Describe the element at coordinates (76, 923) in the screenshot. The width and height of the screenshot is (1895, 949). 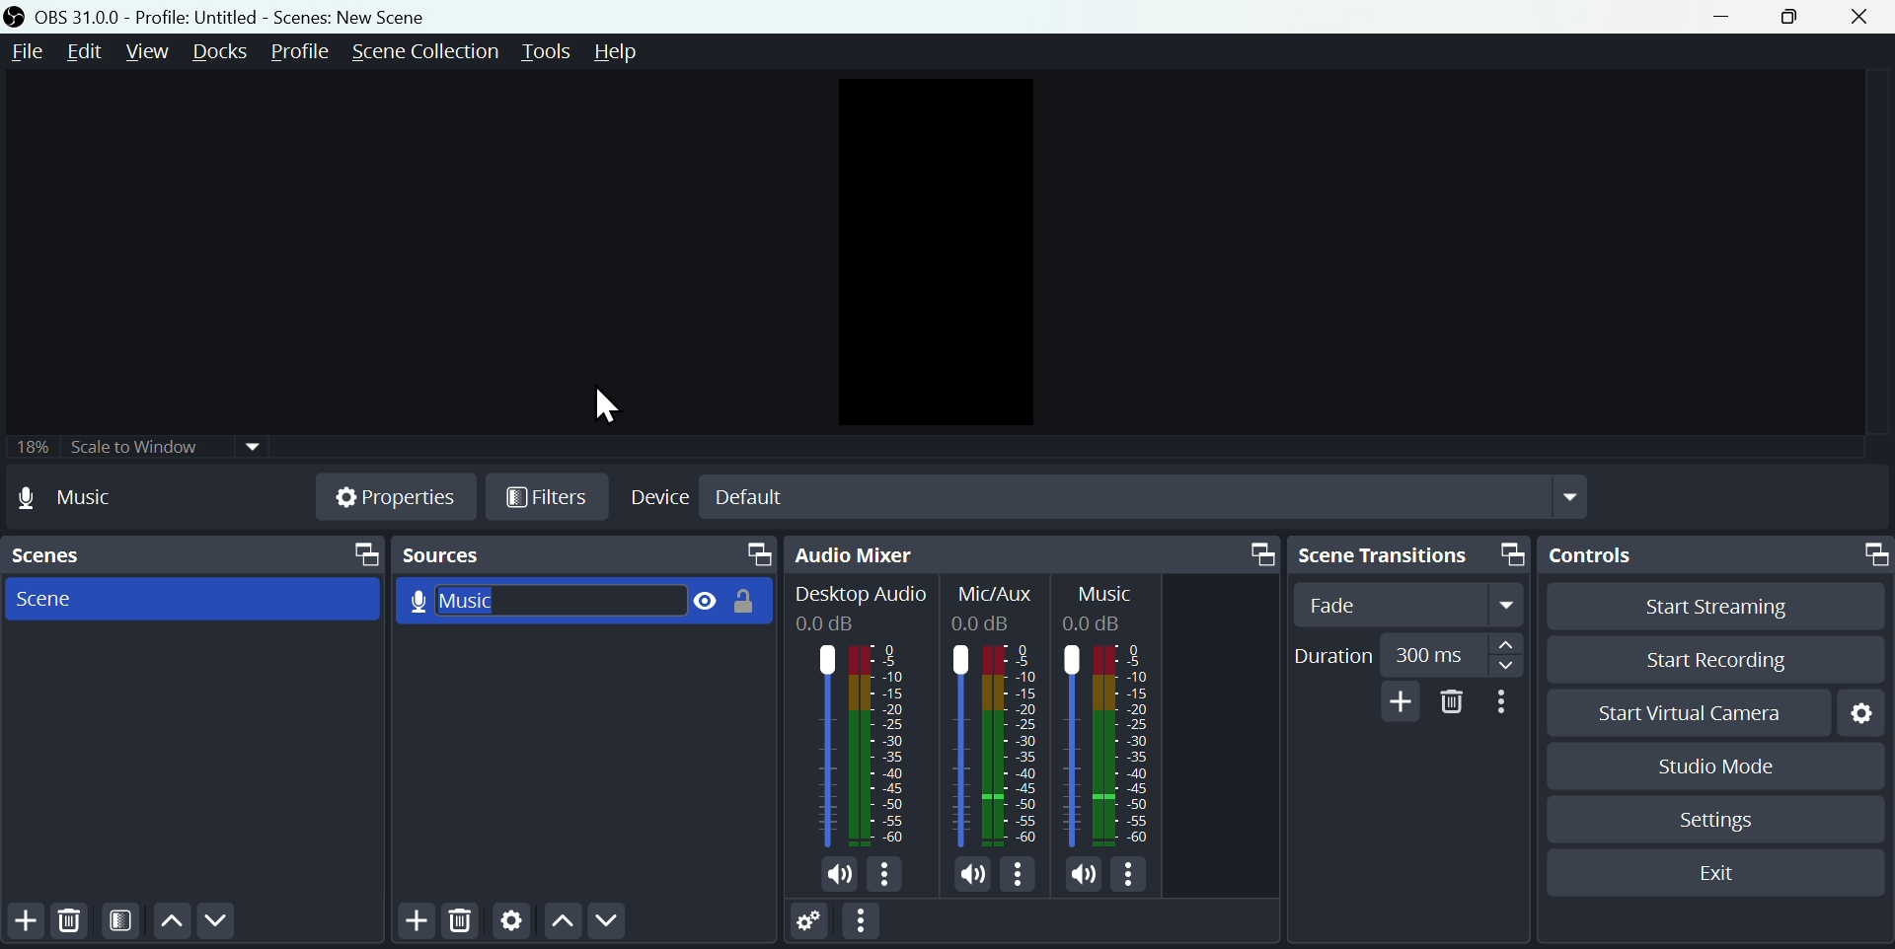
I see `Delete` at that location.